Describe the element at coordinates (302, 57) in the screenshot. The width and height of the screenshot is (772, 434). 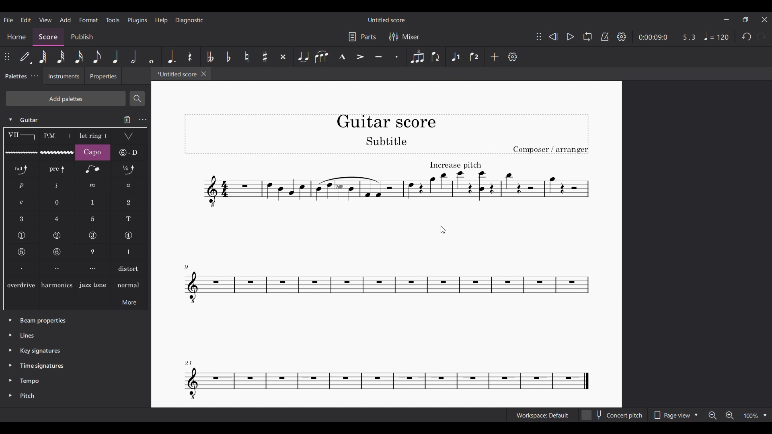
I see `Tie` at that location.